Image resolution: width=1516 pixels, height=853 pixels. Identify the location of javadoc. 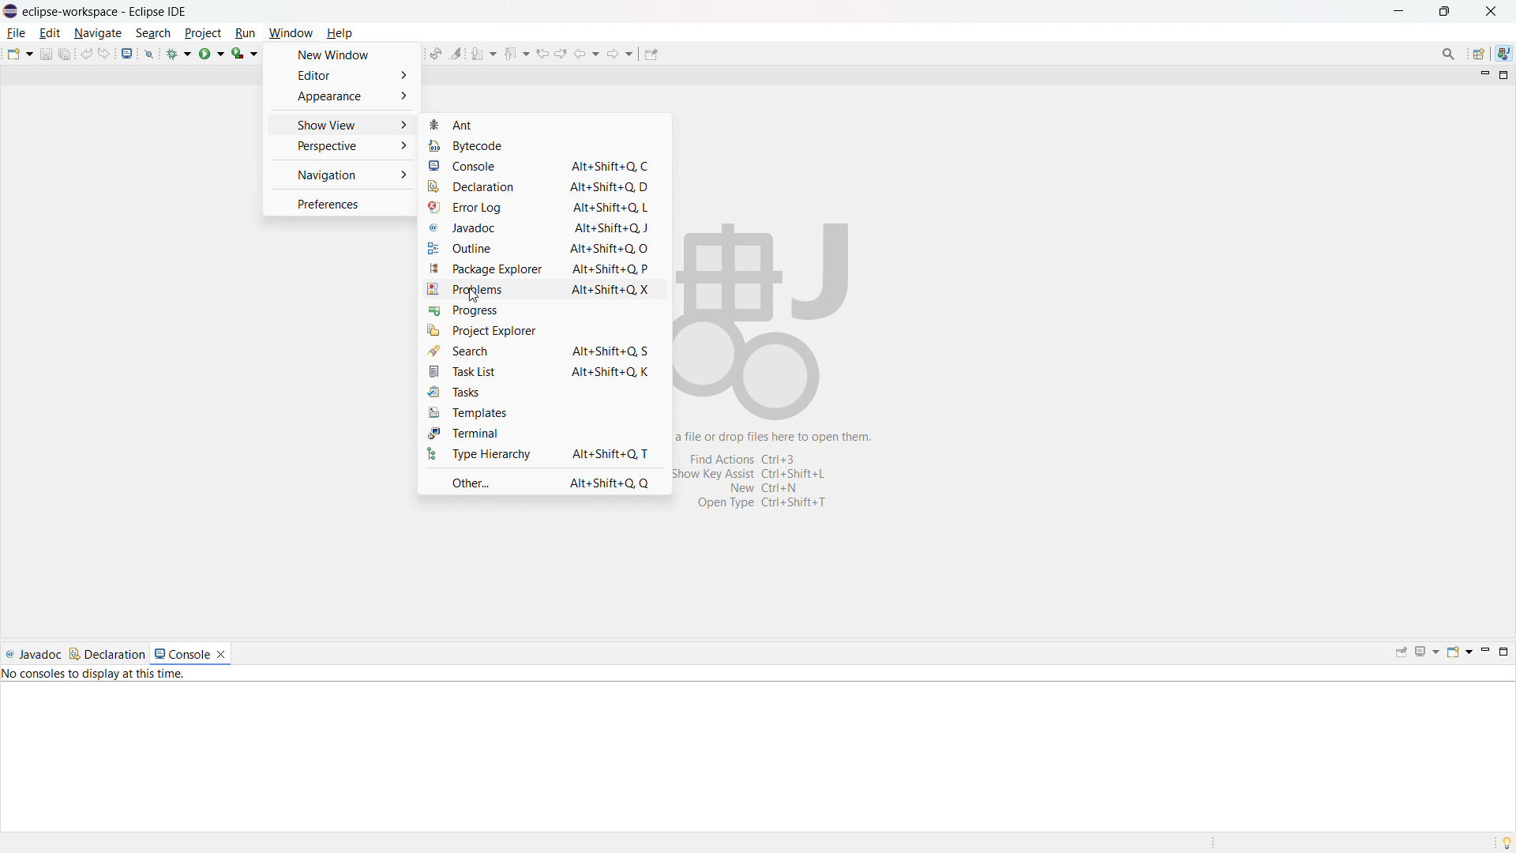
(542, 228).